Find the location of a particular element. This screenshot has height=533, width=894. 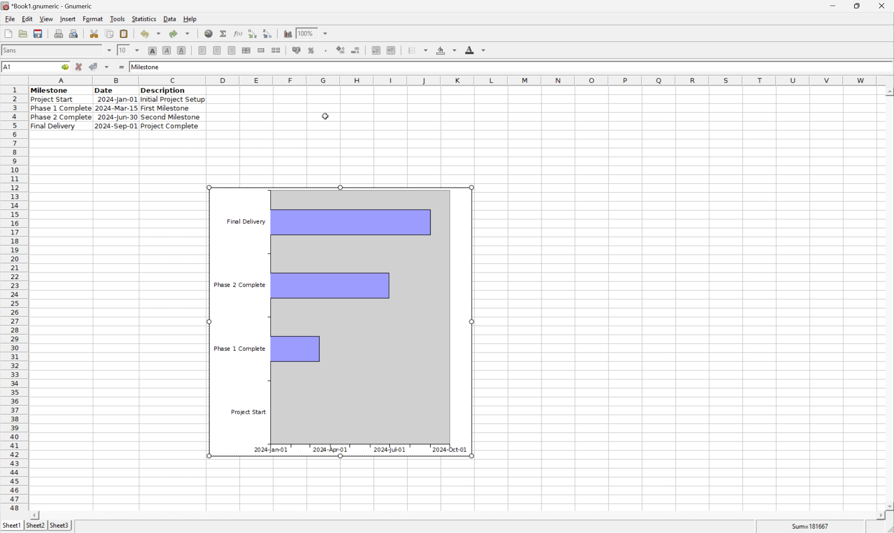

statistics is located at coordinates (145, 19).